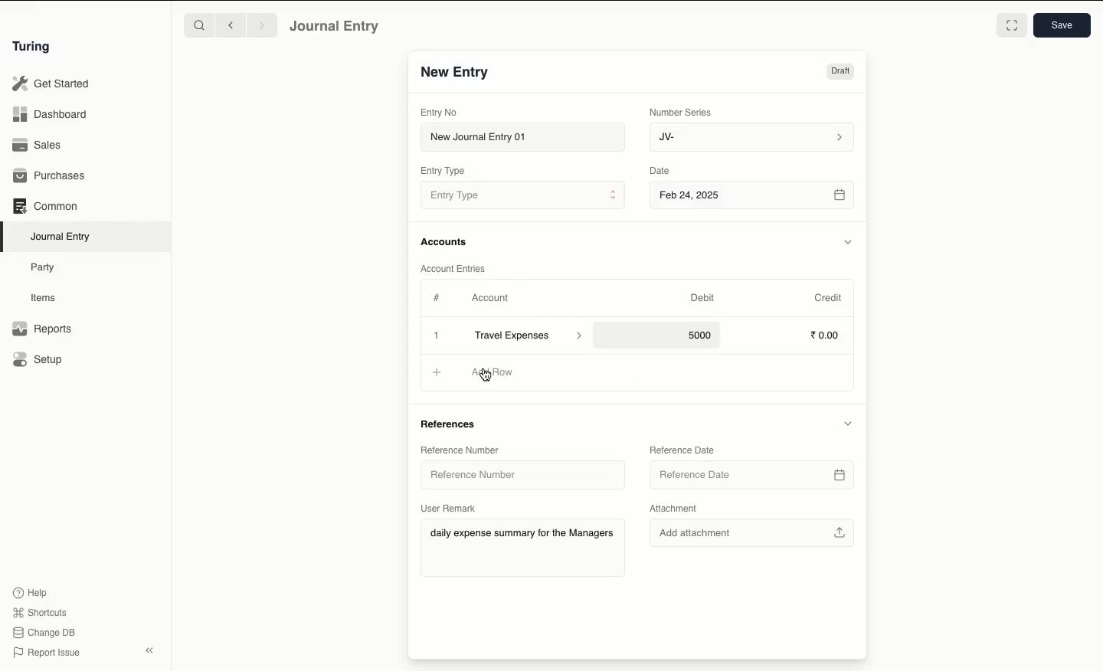 The width and height of the screenshot is (1103, 671). I want to click on Forward, so click(263, 25).